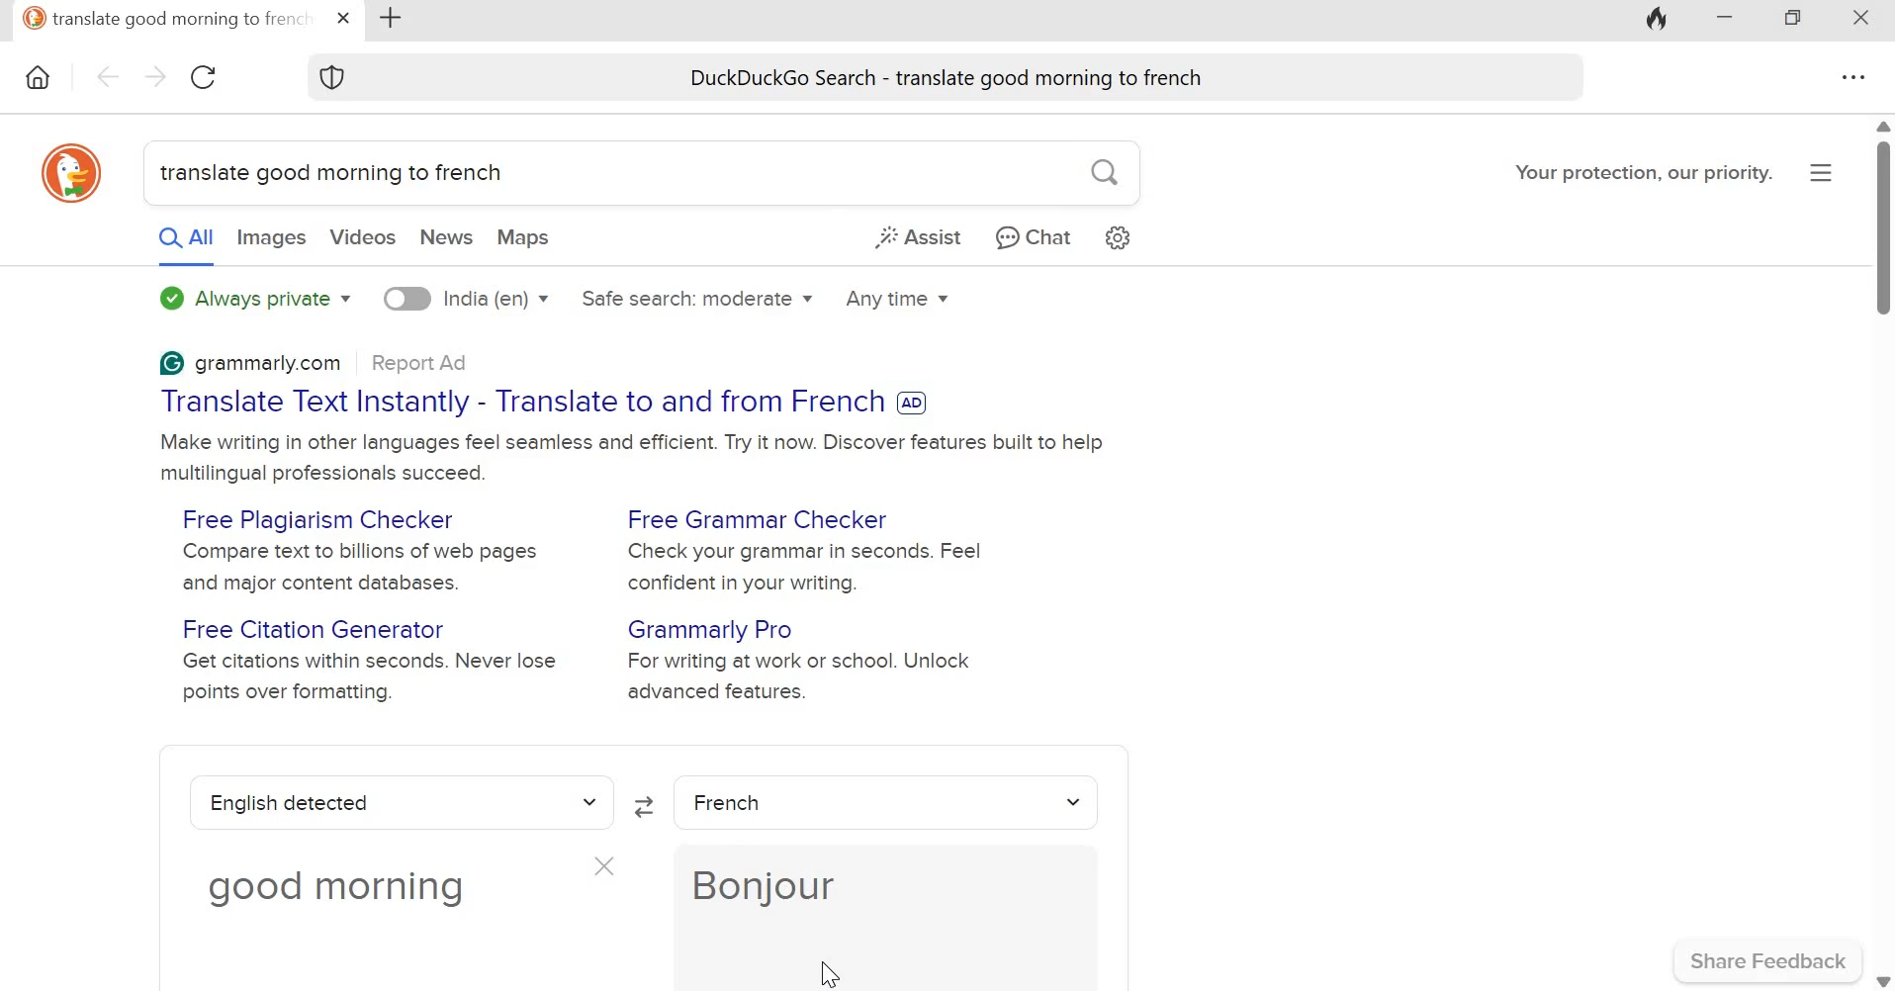 This screenshot has width=1895, height=991. Describe the element at coordinates (340, 890) in the screenshot. I see `good morning` at that location.